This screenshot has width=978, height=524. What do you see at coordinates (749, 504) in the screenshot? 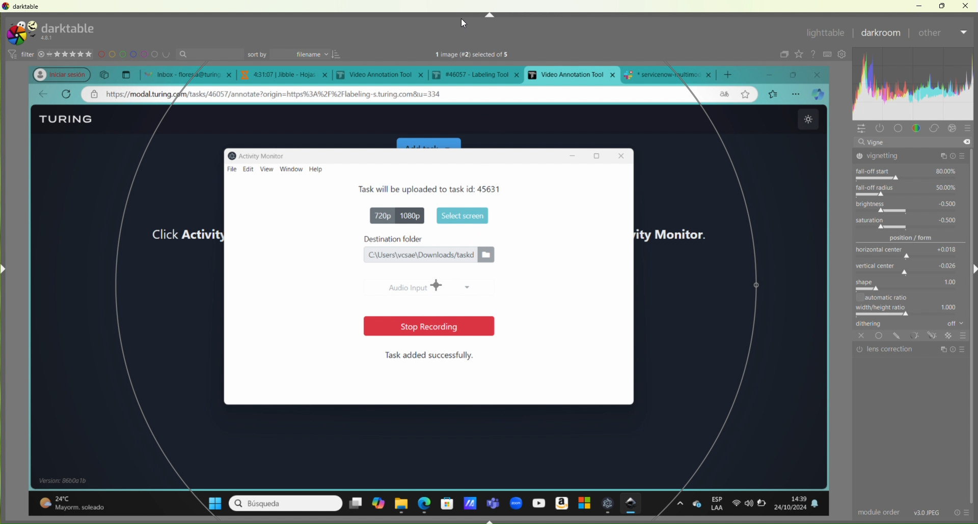
I see `sound` at bounding box center [749, 504].